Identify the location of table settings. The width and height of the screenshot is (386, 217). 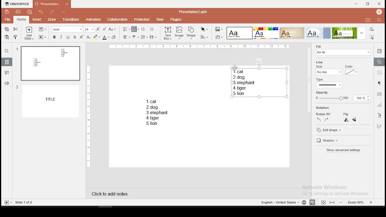
(379, 94).